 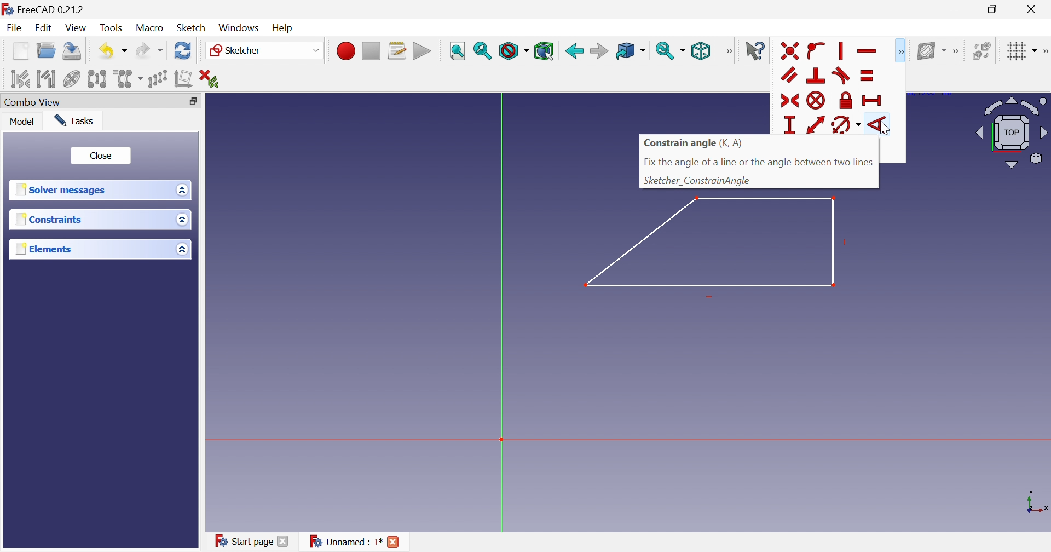 What do you see at coordinates (545, 50) in the screenshot?
I see `Bounding box` at bounding box center [545, 50].